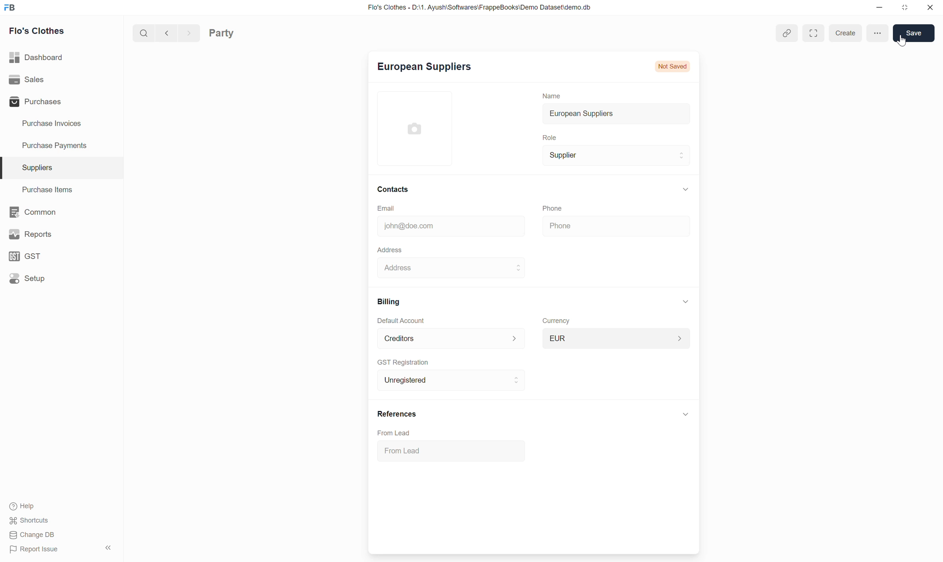  I want to click on Flo's Clothes - D:\1. Ayush\Softwares\FrappeBooks\Demo Dataset\demo.db, so click(471, 6).